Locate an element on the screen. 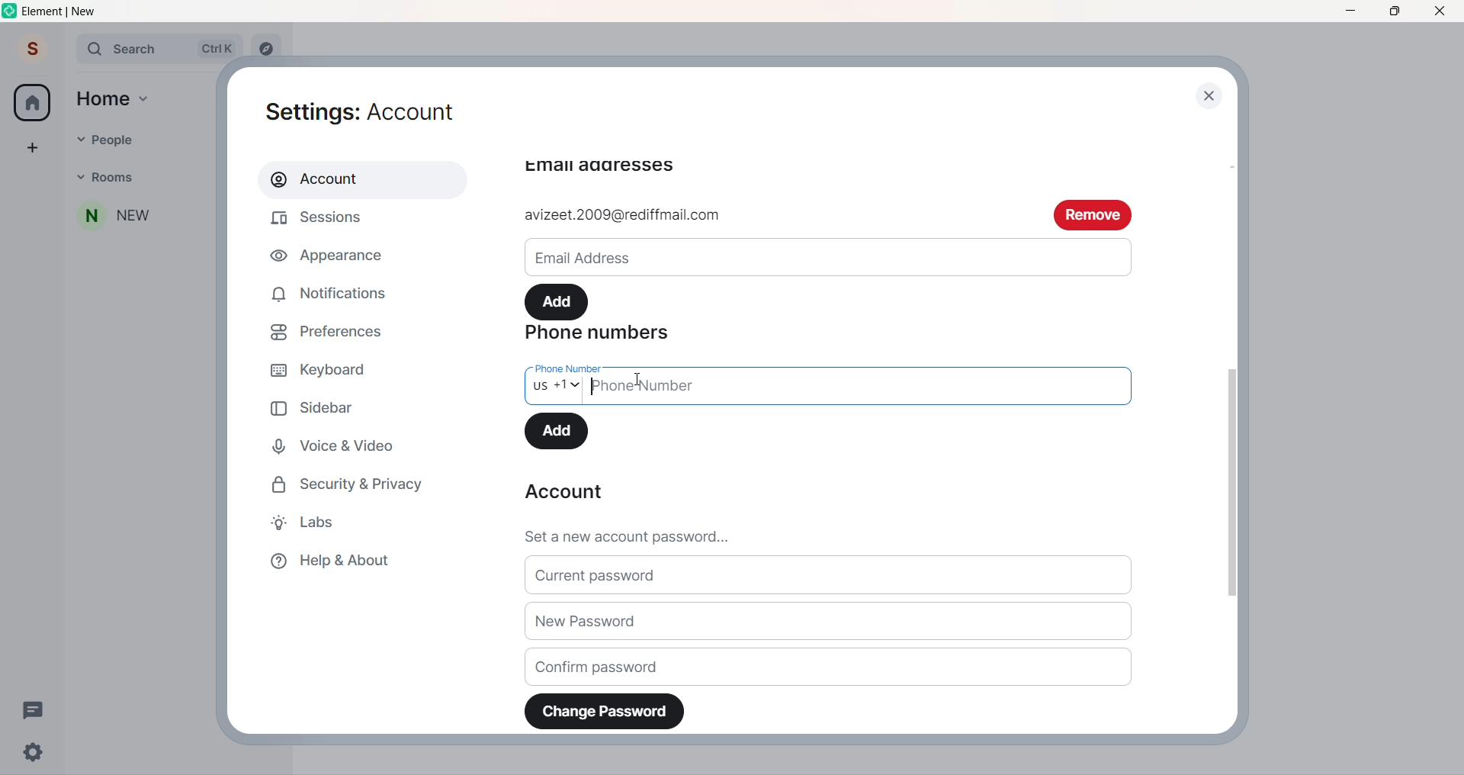 The width and height of the screenshot is (1464, 775). Keyboard is located at coordinates (329, 368).